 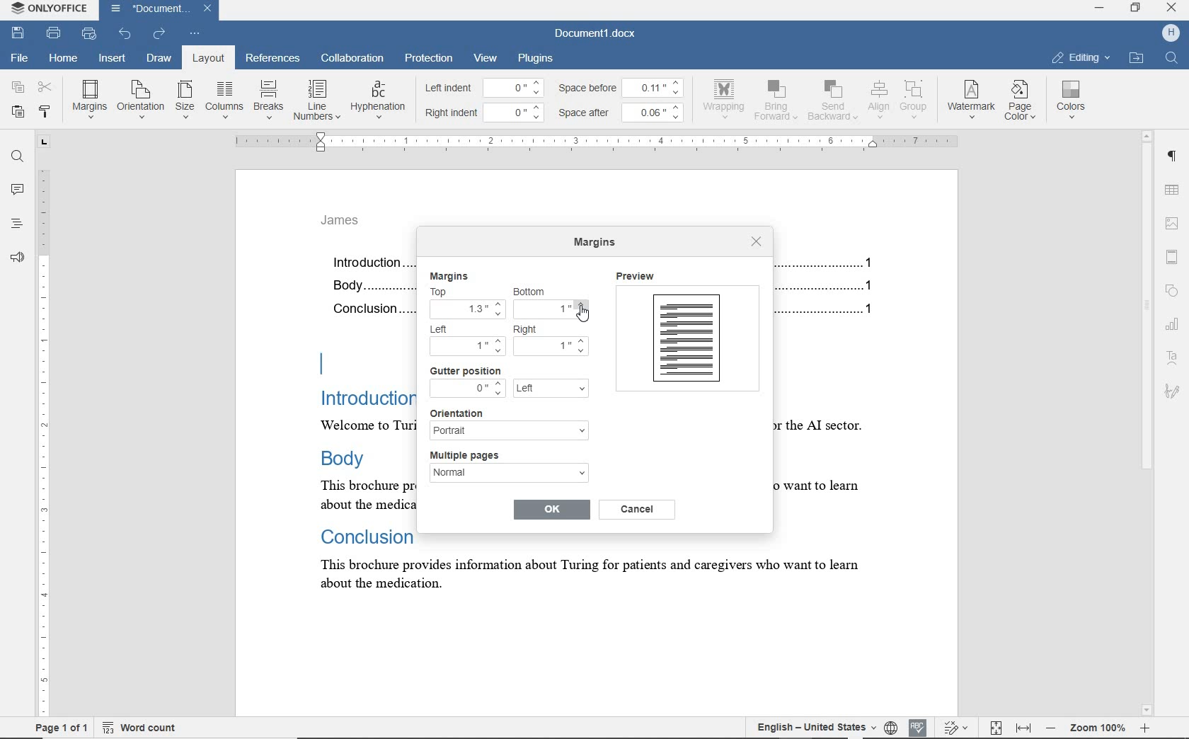 I want to click on increased top margin by 3, so click(x=466, y=308).